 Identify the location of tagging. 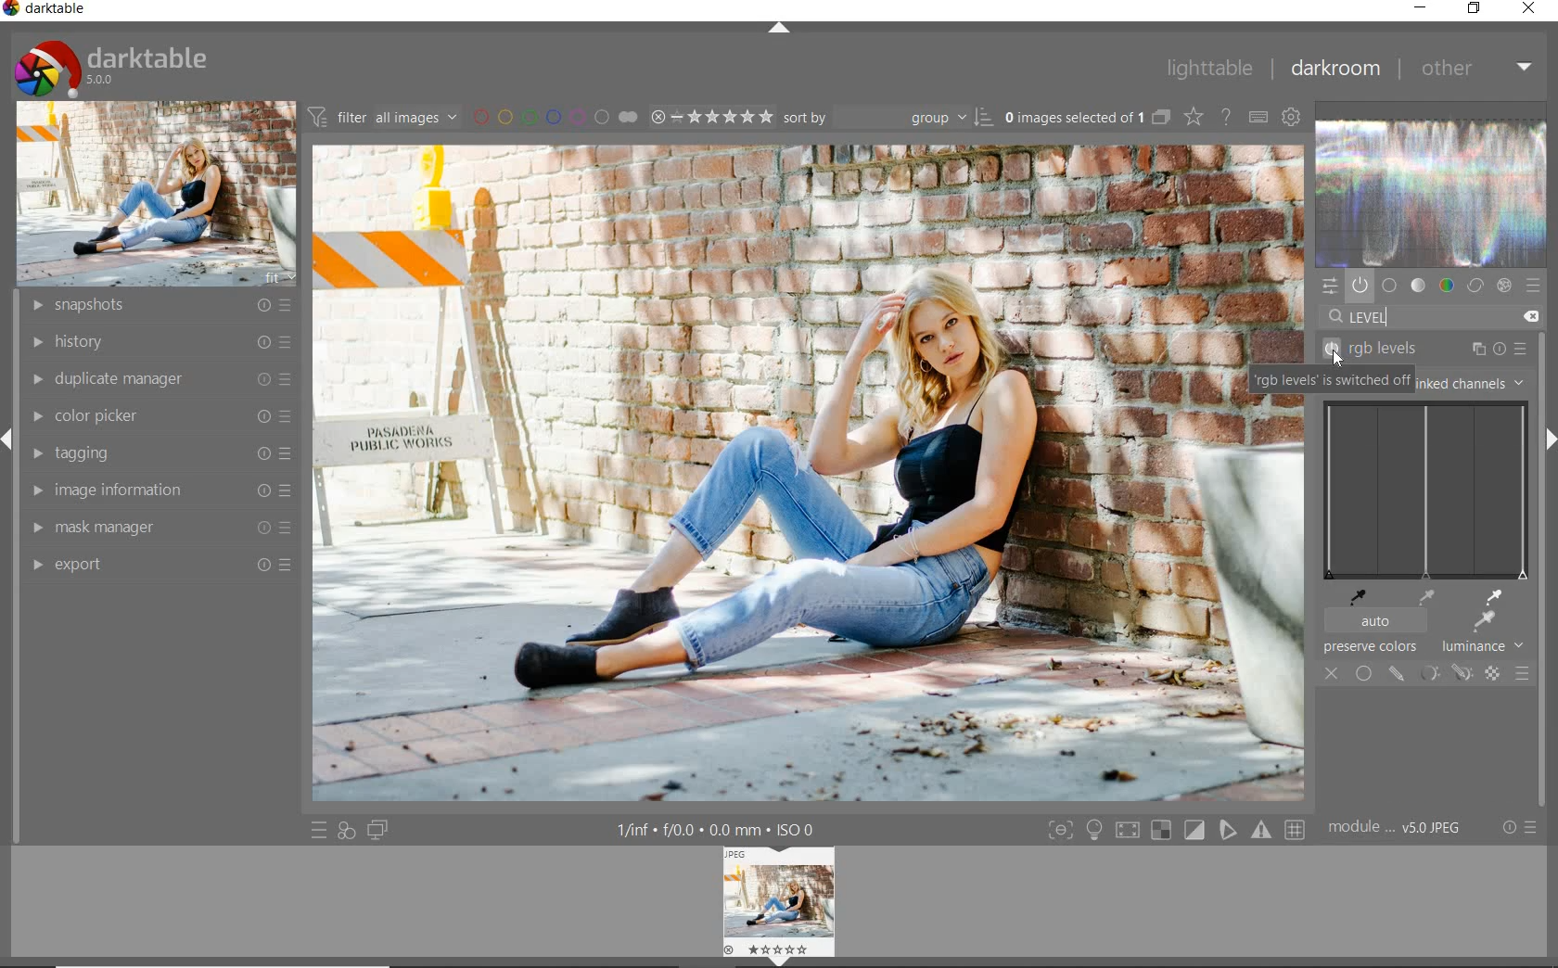
(156, 454).